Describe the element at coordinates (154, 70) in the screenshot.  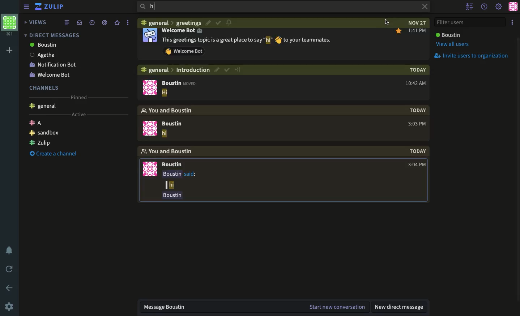
I see `general` at that location.